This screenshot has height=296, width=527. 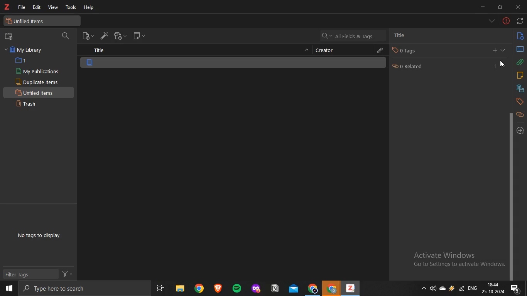 I want to click on chrome, so click(x=311, y=288).